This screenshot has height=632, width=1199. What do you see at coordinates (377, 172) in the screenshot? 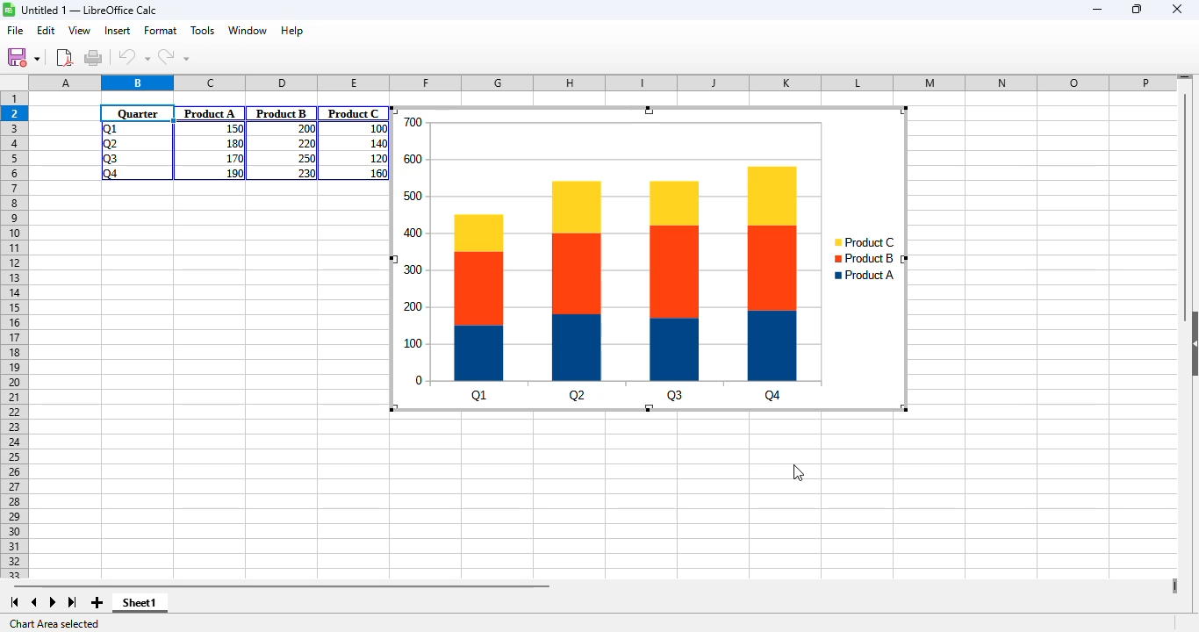
I see `160` at bounding box center [377, 172].